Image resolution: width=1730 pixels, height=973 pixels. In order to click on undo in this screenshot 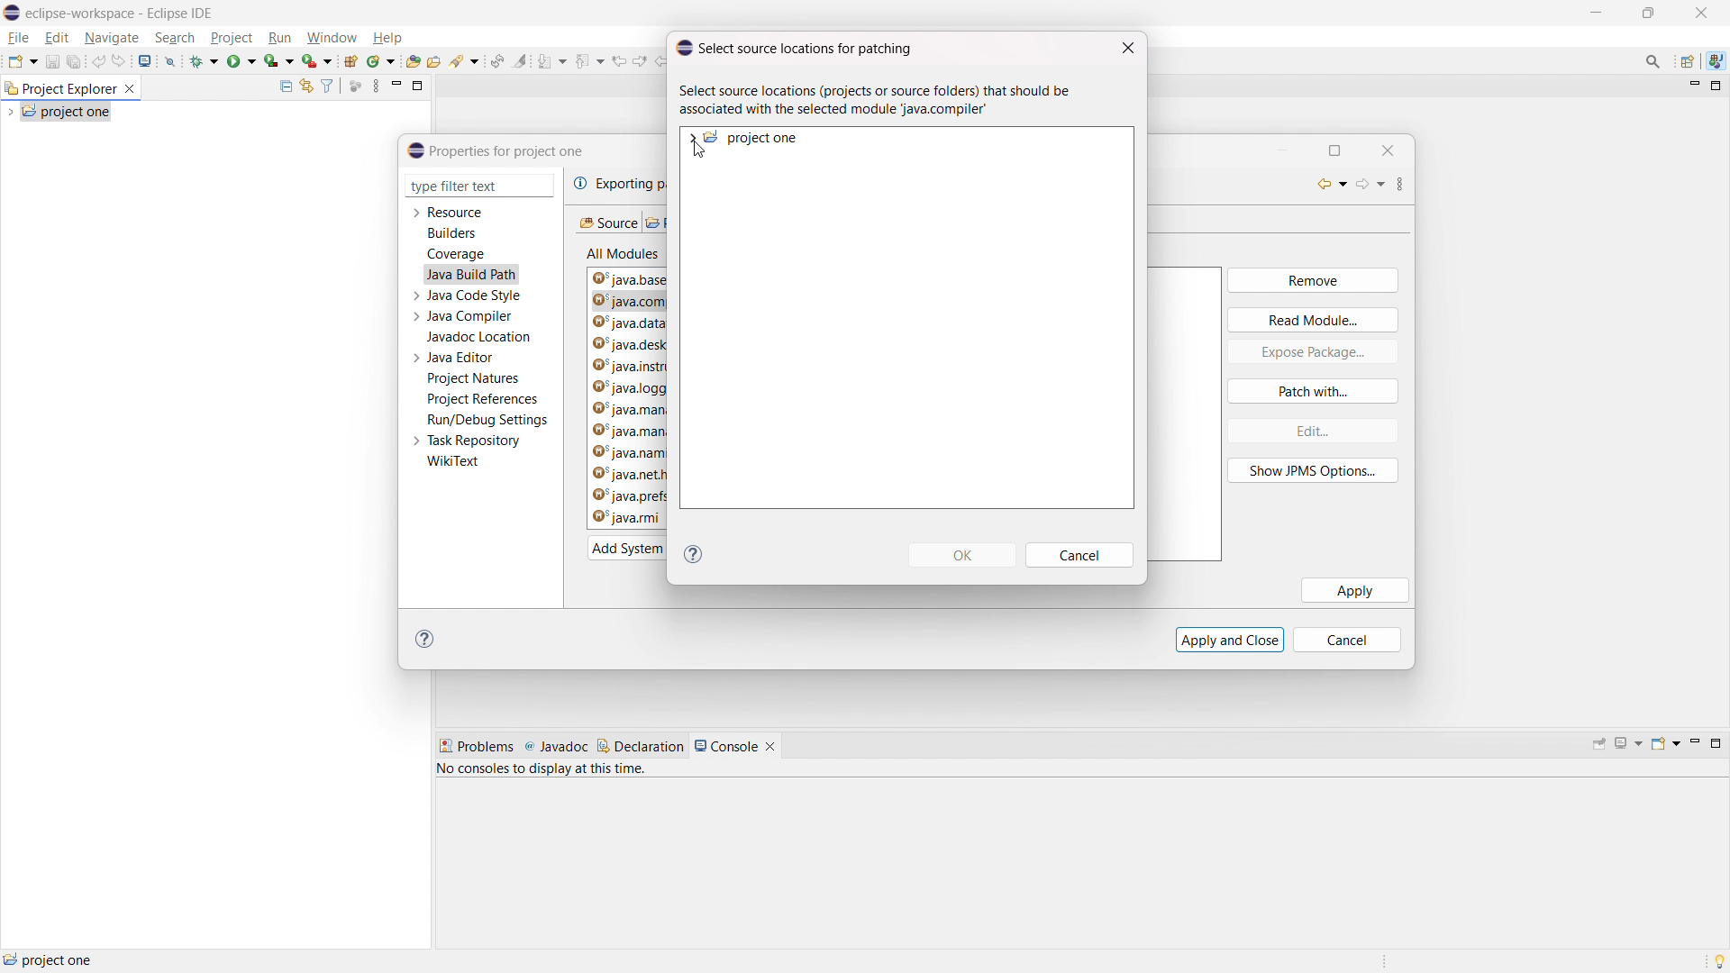, I will do `click(98, 60)`.